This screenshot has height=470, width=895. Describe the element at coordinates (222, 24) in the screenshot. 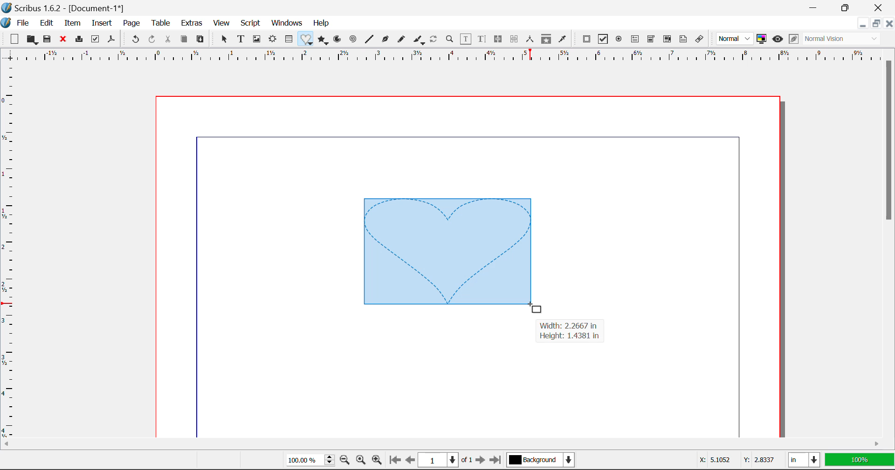

I see `View` at that location.